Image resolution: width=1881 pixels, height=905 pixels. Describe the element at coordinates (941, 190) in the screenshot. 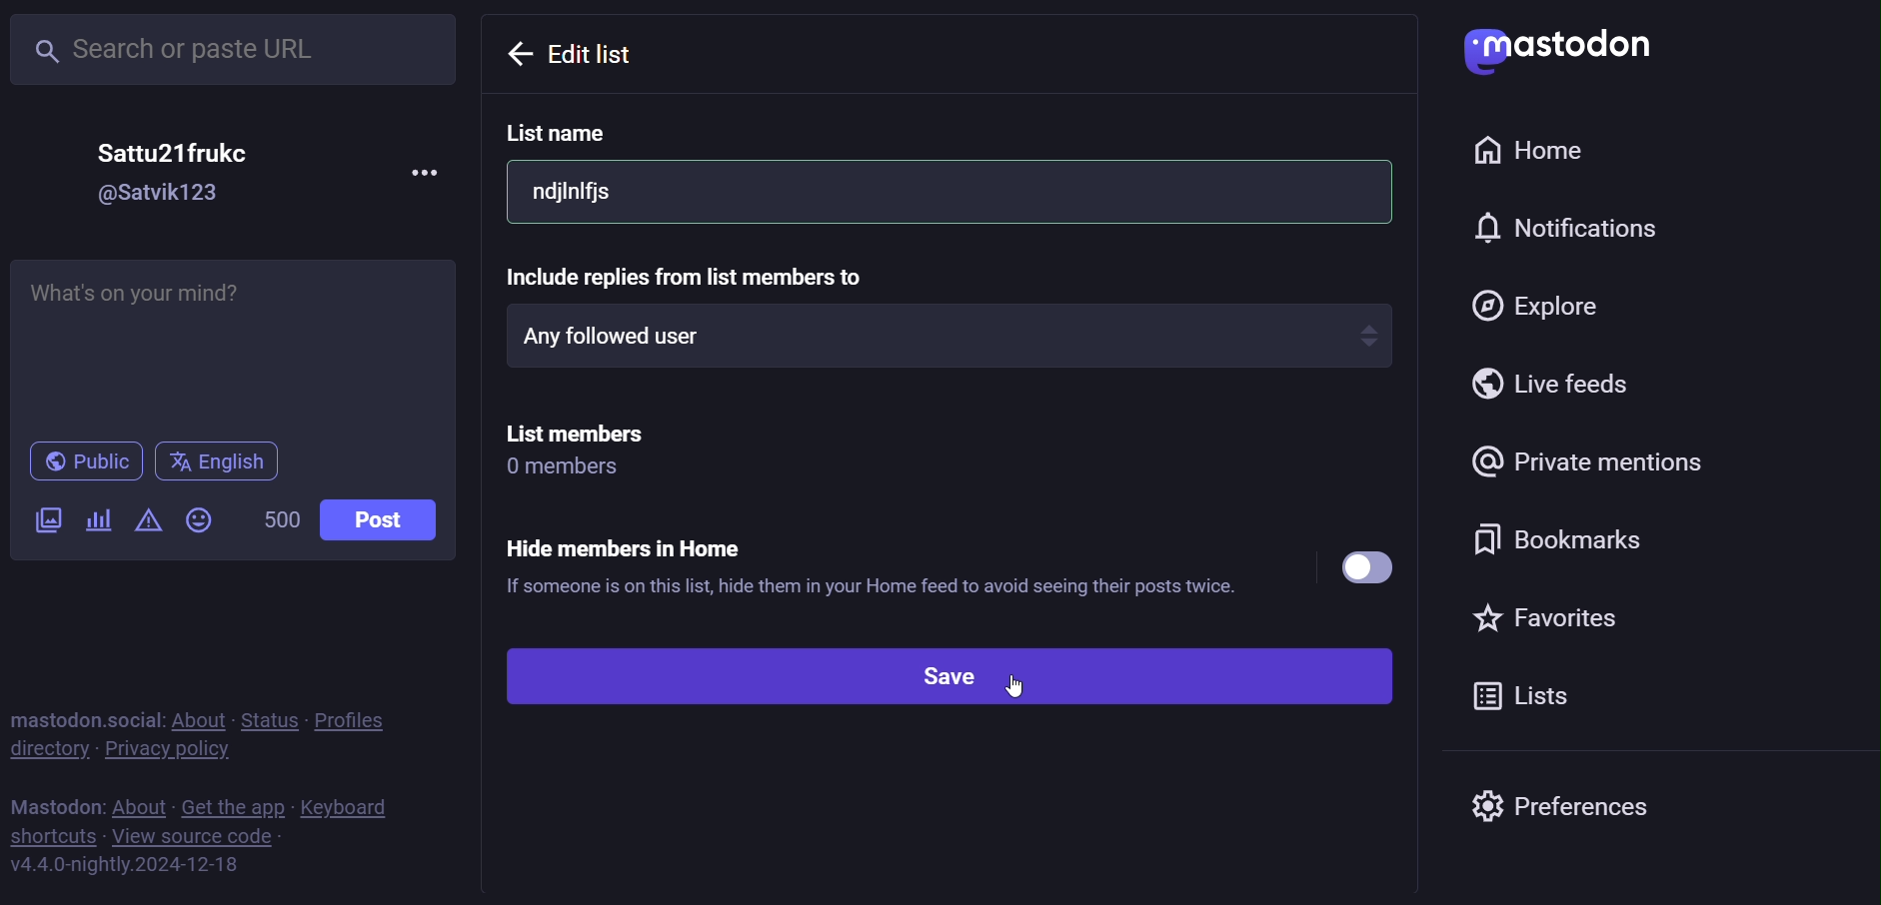

I see `list name` at that location.